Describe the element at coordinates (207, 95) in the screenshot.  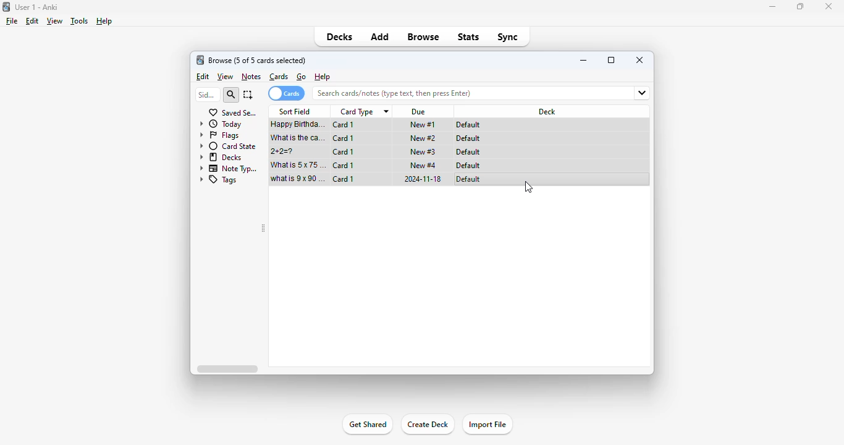
I see `sidebar filter` at that location.